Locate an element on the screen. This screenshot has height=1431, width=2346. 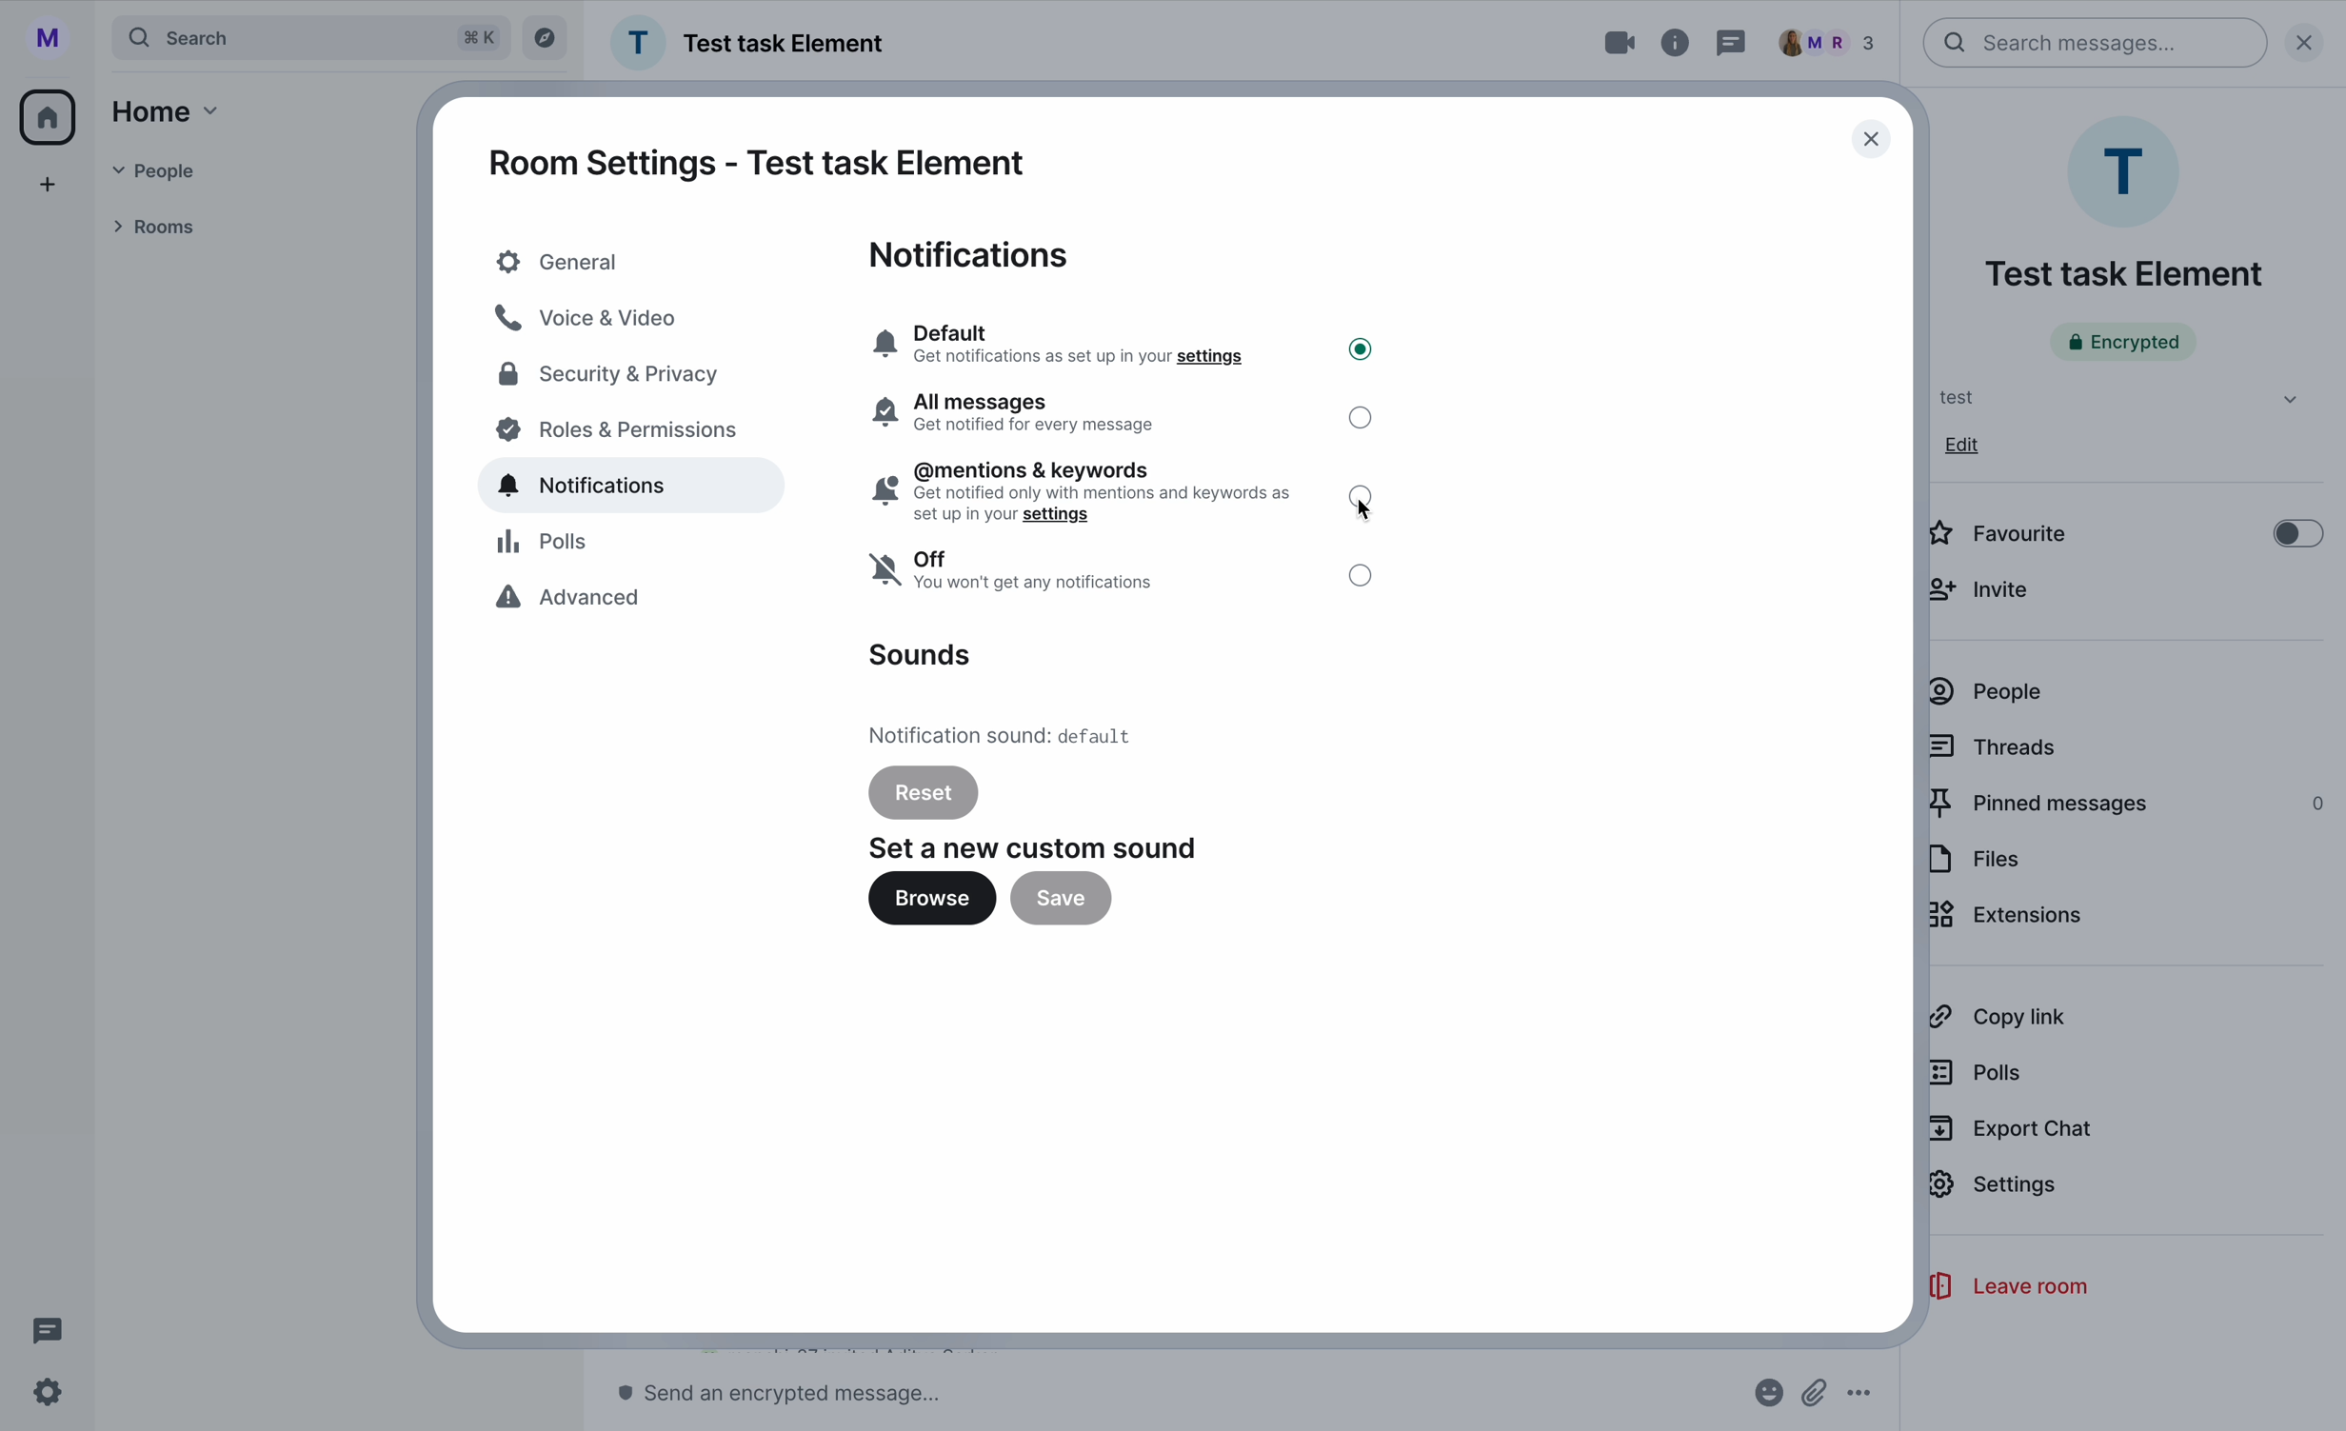
disable save button is located at coordinates (1060, 899).